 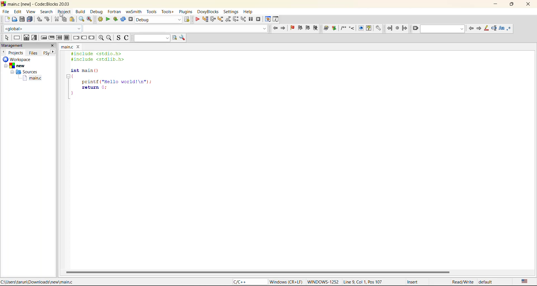 What do you see at coordinates (72, 19) in the screenshot?
I see `paste` at bounding box center [72, 19].